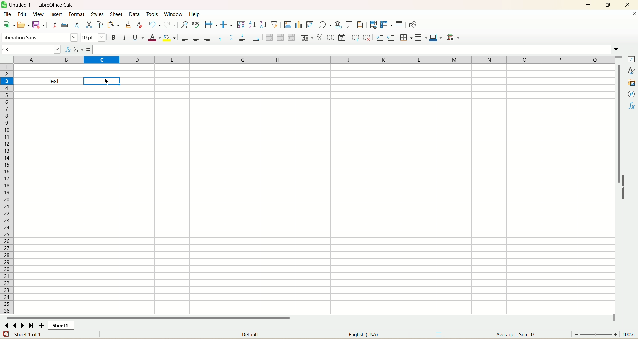 This screenshot has width=638, height=339. What do you see at coordinates (6, 334) in the screenshot?
I see `save` at bounding box center [6, 334].